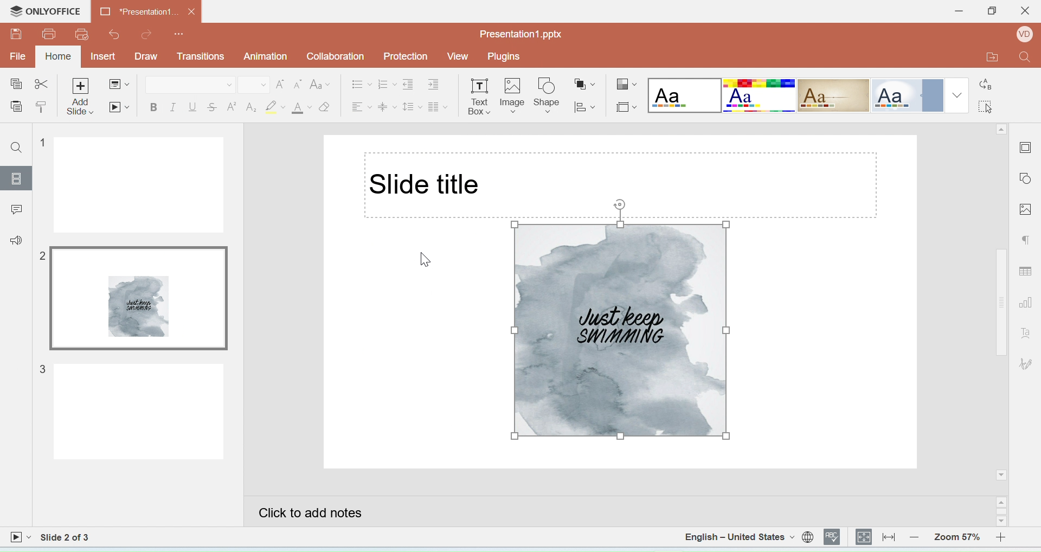  Describe the element at coordinates (1024, 14) in the screenshot. I see `Close` at that location.